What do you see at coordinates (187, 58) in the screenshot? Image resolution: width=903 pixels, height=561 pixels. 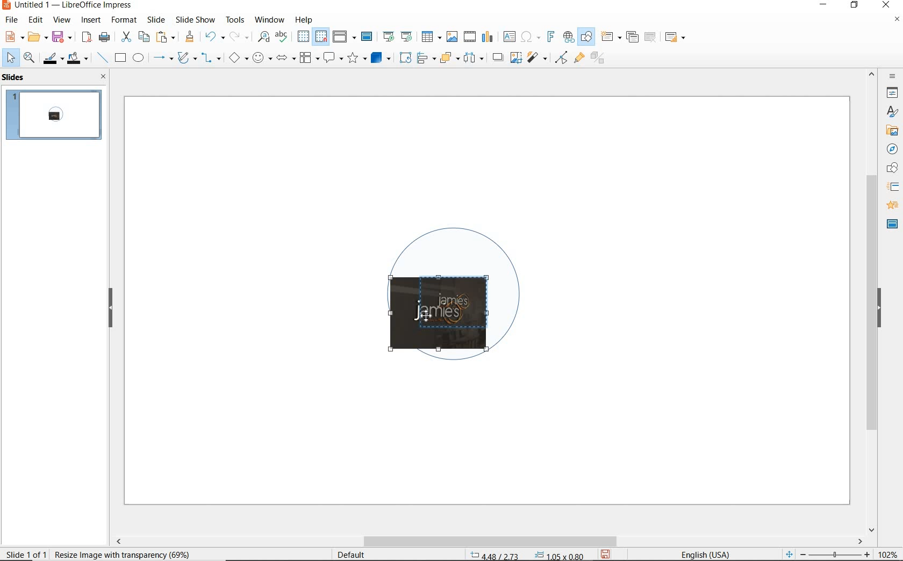 I see `curves & polygons` at bounding box center [187, 58].